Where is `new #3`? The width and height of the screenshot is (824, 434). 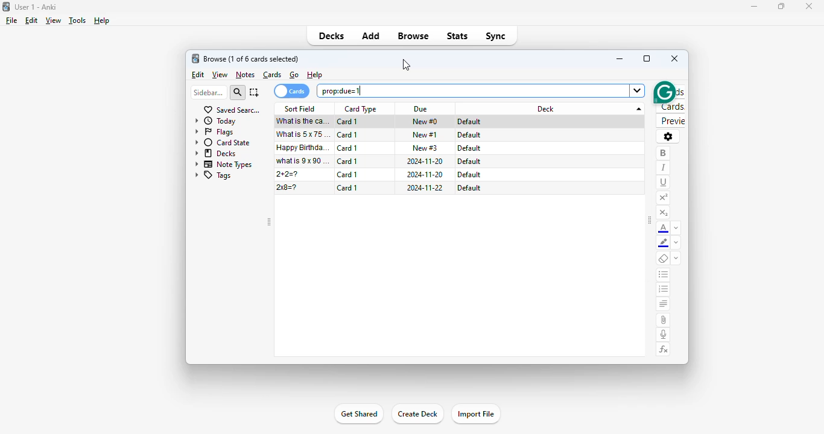 new #3 is located at coordinates (425, 148).